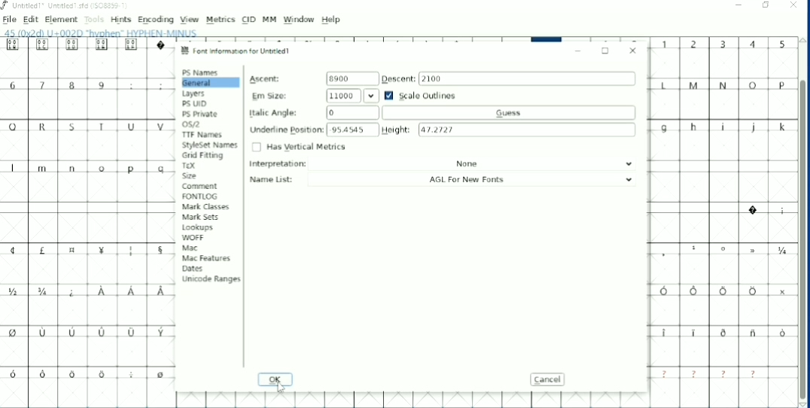 The image size is (810, 408). Describe the element at coordinates (197, 228) in the screenshot. I see `Lookups` at that location.